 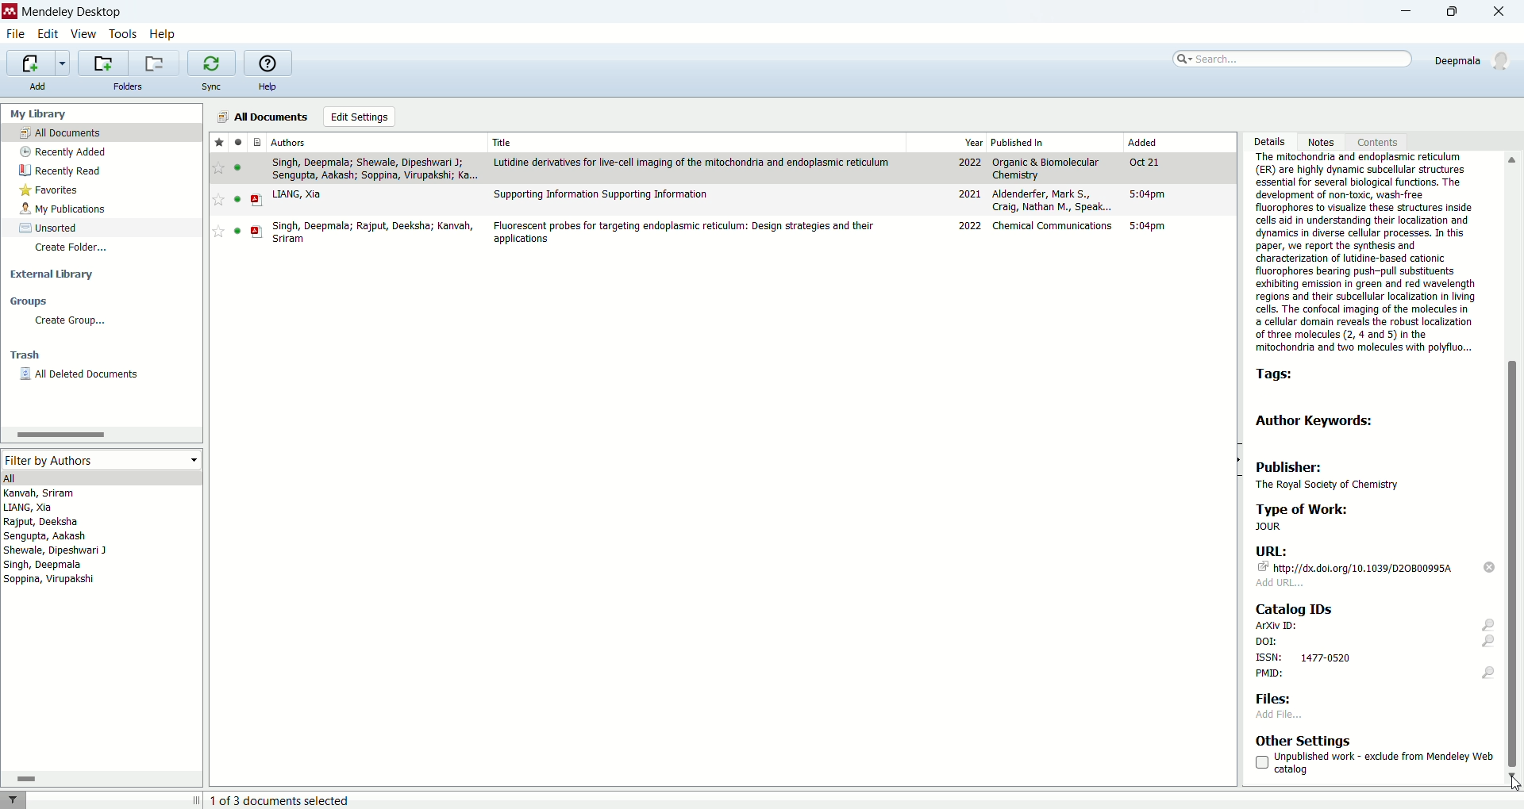 I want to click on edit settings, so click(x=360, y=117).